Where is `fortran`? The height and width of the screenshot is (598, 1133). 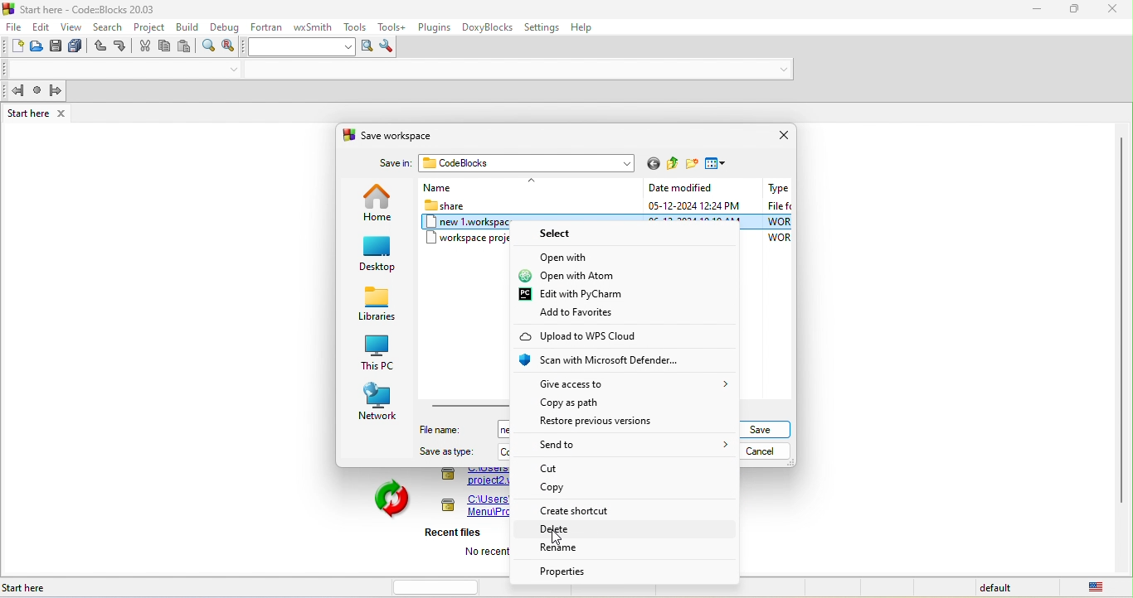
fortran is located at coordinates (266, 26).